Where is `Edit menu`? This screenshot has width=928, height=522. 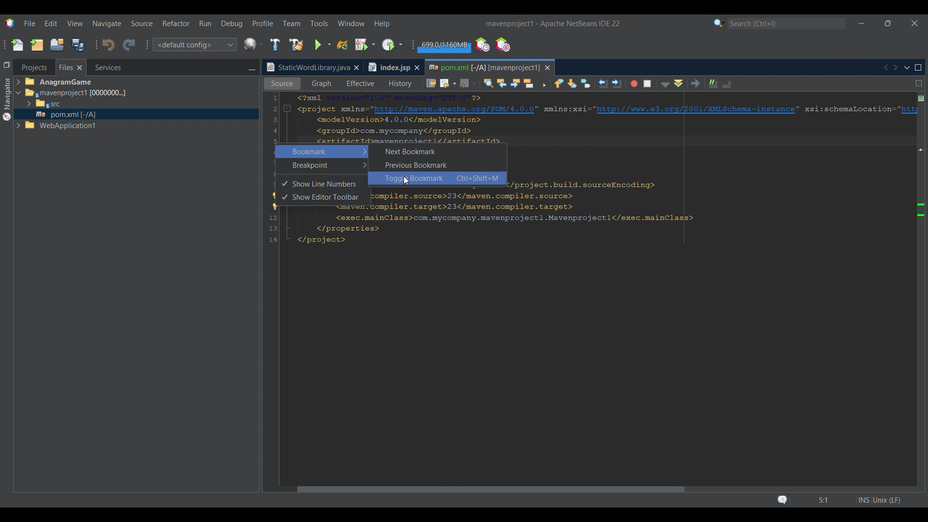
Edit menu is located at coordinates (51, 23).